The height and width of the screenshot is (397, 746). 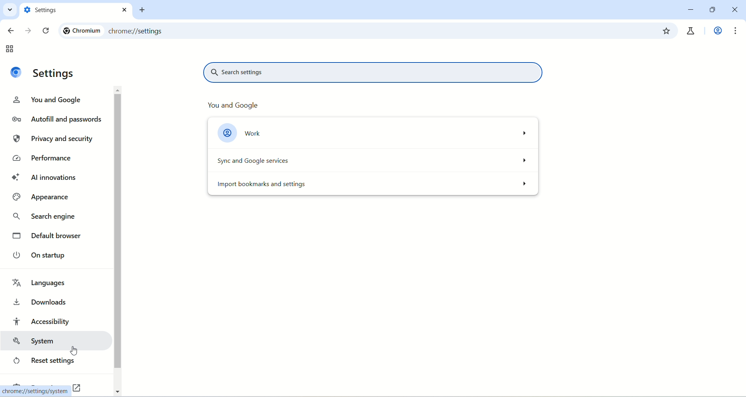 I want to click on logo, so click(x=17, y=72).